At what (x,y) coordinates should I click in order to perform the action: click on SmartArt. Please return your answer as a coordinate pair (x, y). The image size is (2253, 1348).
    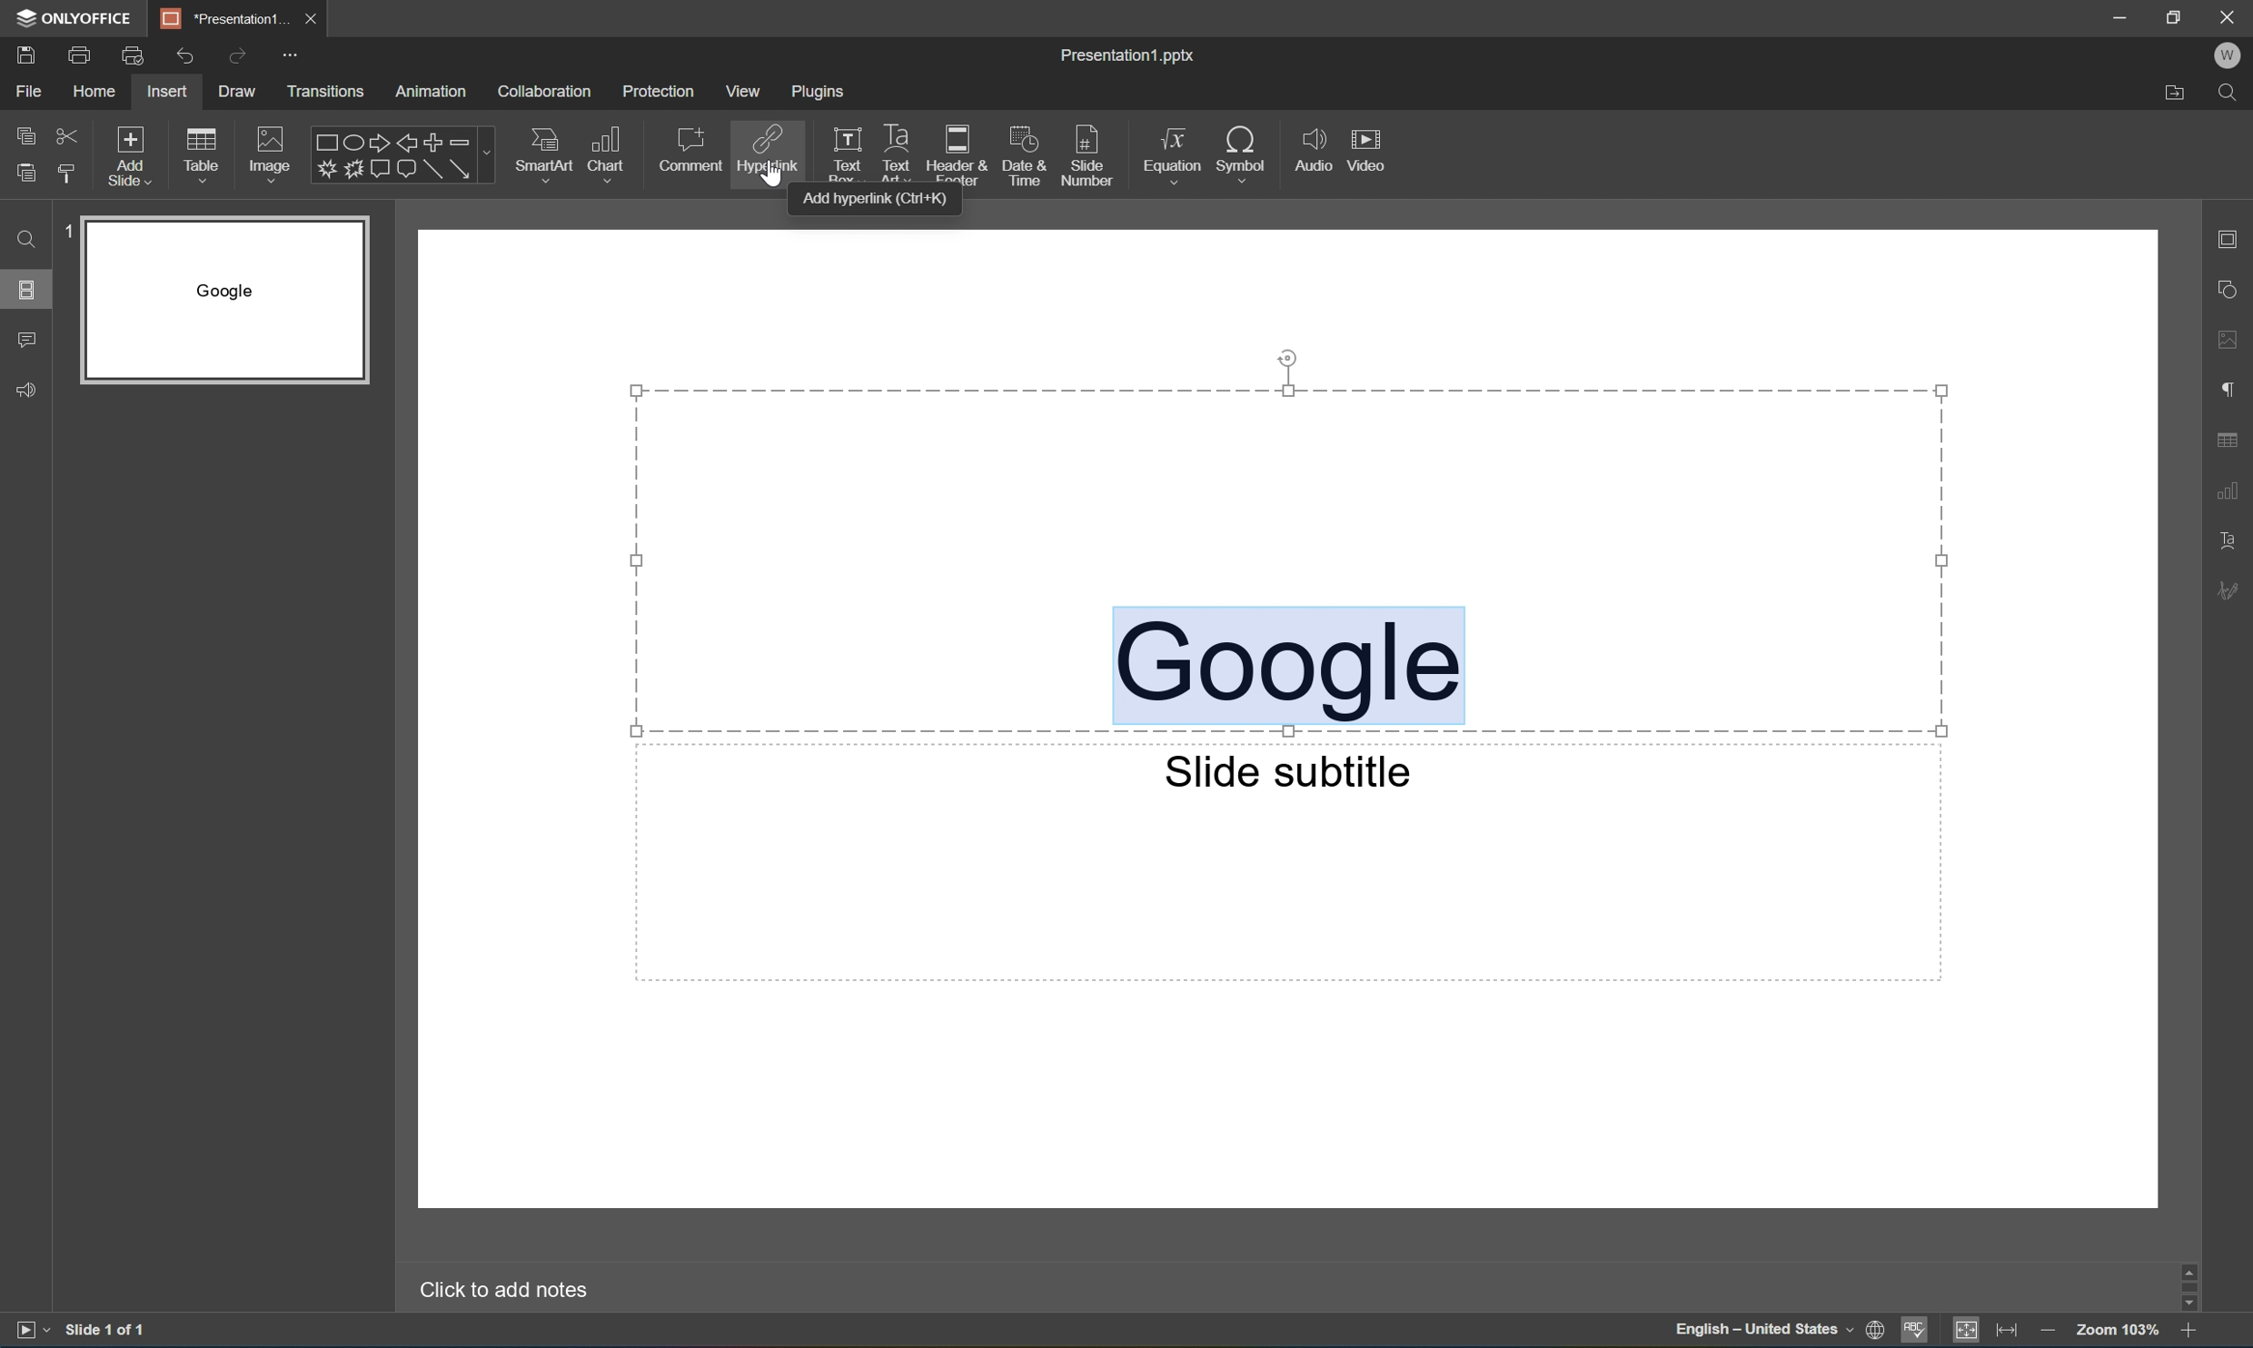
    Looking at the image, I should click on (546, 156).